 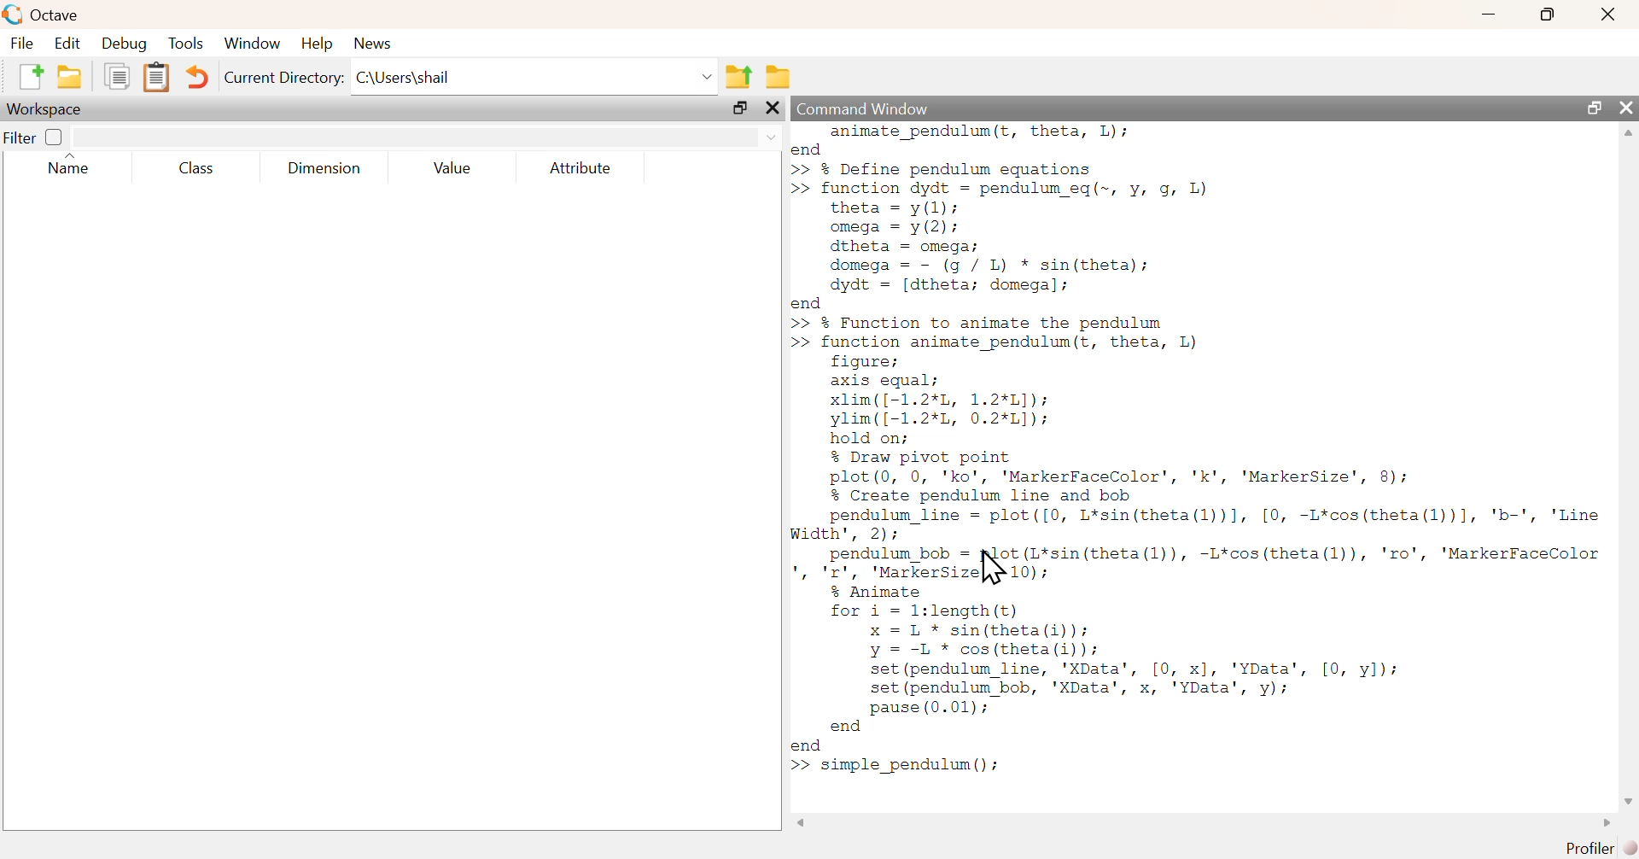 What do you see at coordinates (770, 136) in the screenshot?
I see `drop down` at bounding box center [770, 136].